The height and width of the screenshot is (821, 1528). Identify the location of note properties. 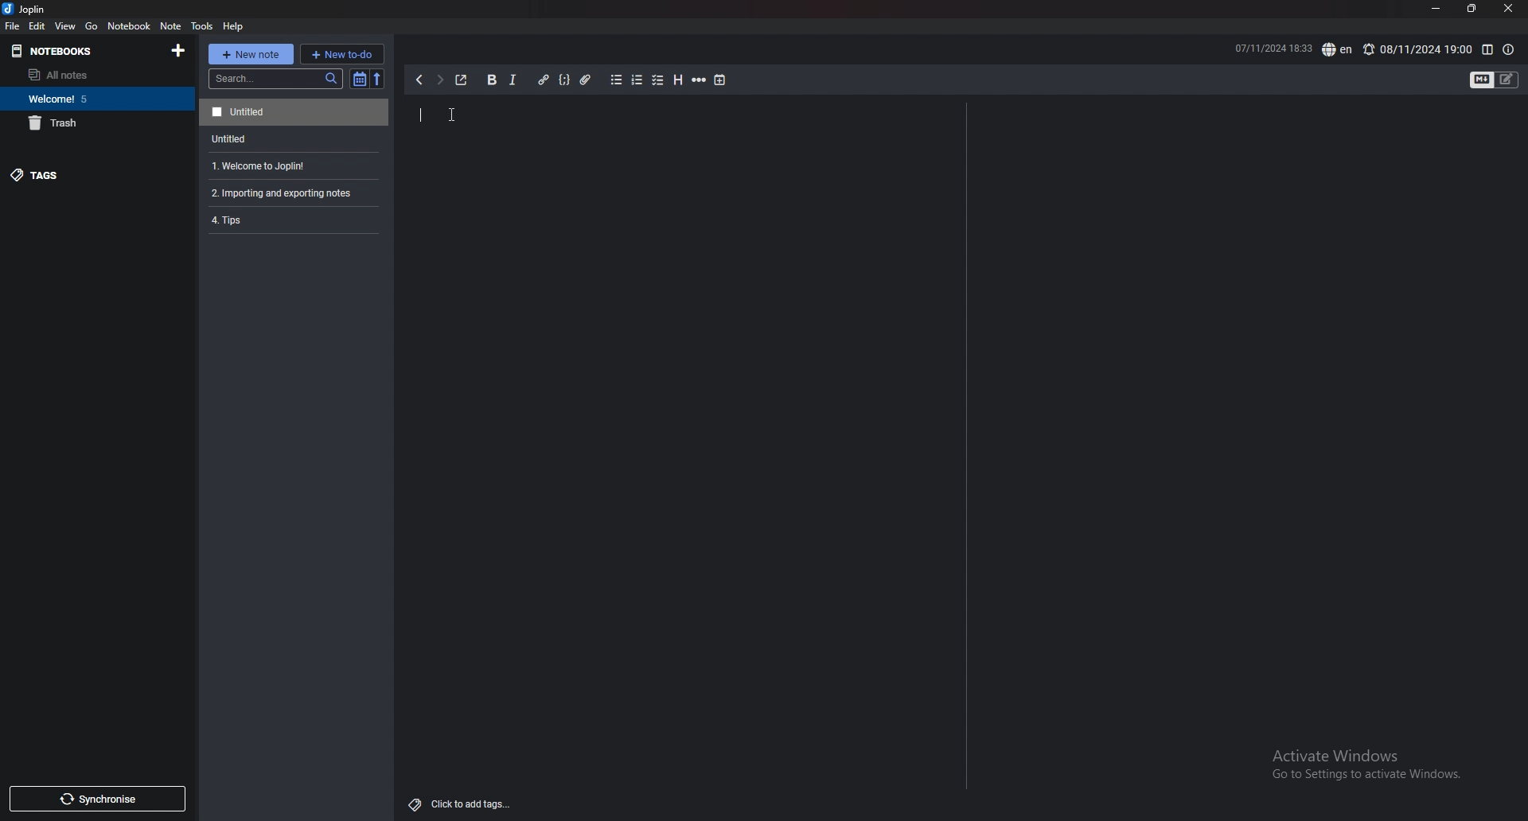
(1508, 50).